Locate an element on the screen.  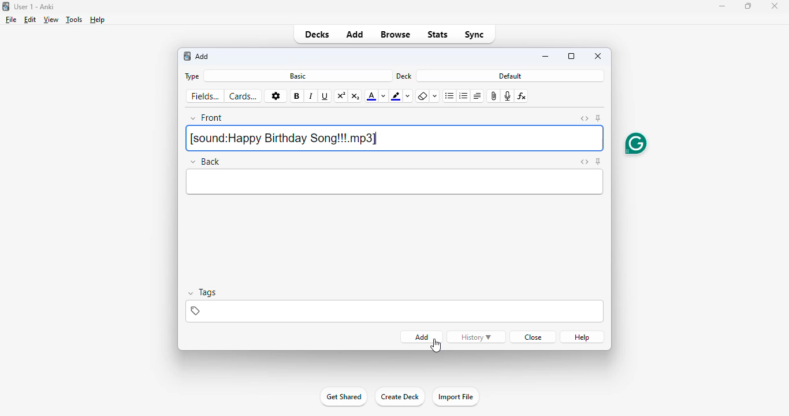
back is located at coordinates (206, 162).